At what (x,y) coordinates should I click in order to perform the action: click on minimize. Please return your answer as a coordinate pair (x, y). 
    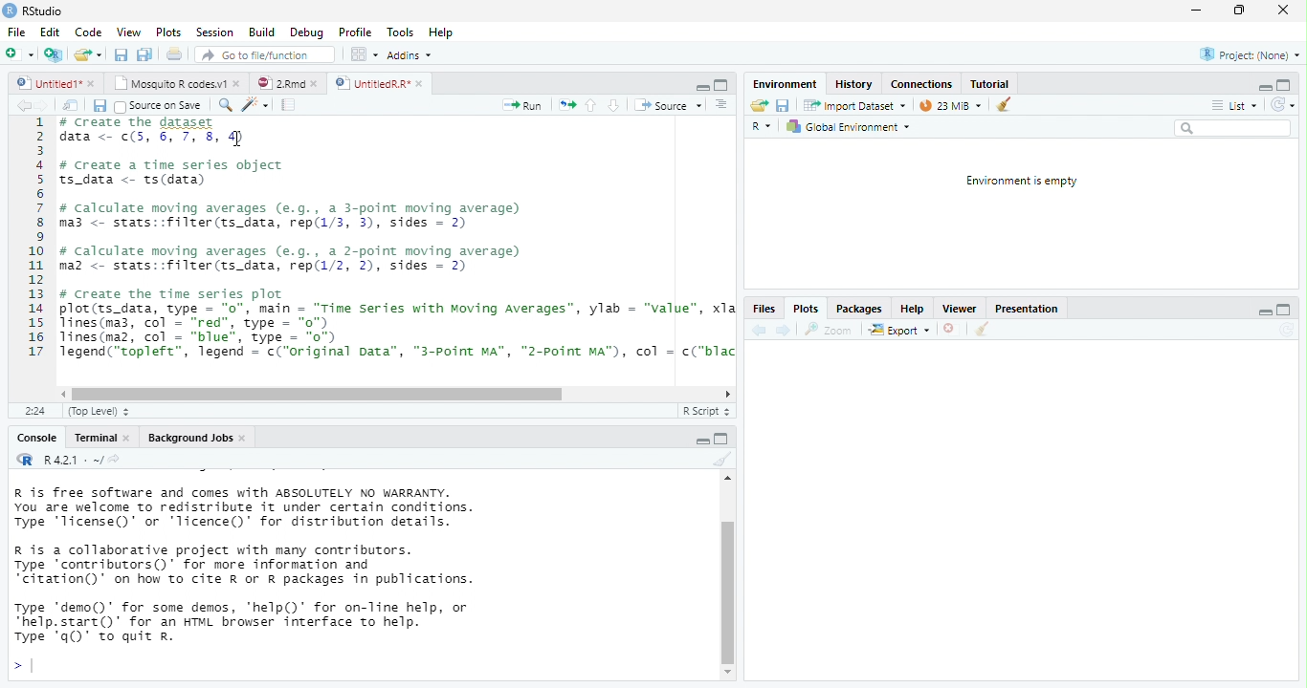
    Looking at the image, I should click on (1266, 314).